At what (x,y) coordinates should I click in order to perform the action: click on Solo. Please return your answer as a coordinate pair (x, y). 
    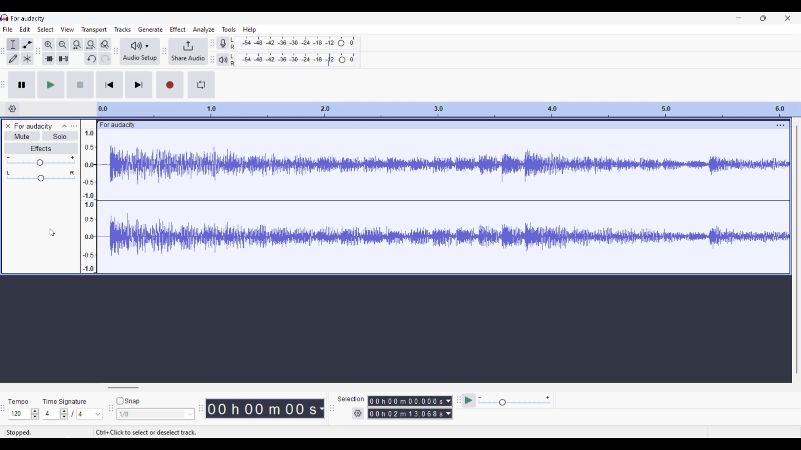
    Looking at the image, I should click on (61, 136).